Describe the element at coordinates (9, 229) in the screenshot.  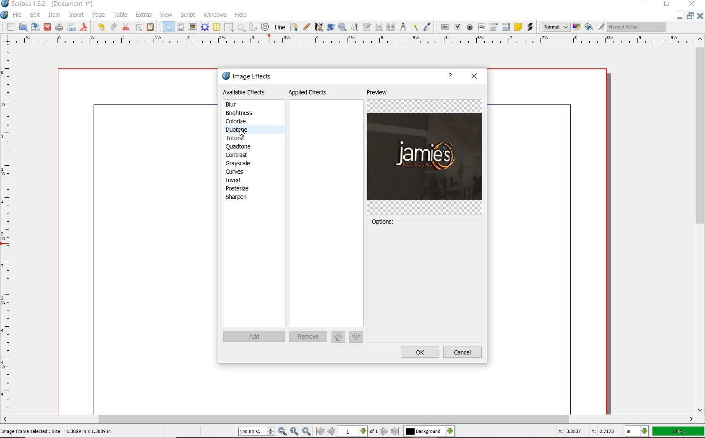
I see `ruler` at that location.